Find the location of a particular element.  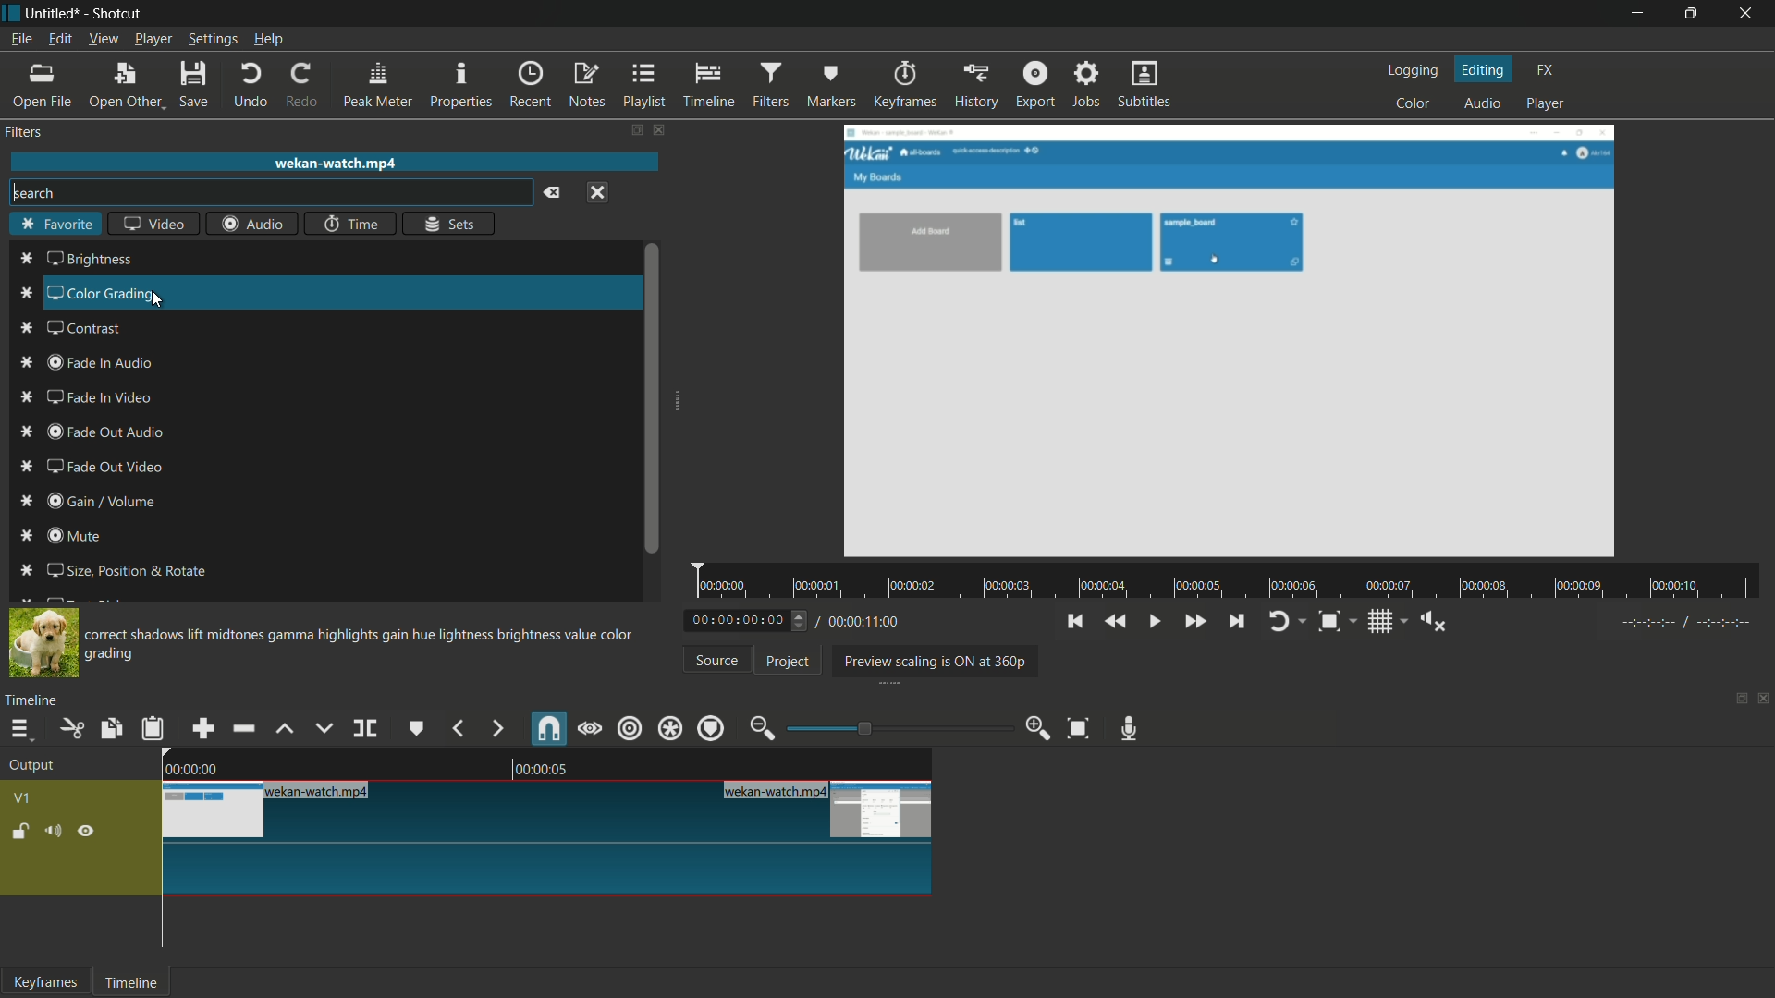

audio is located at coordinates (253, 225).